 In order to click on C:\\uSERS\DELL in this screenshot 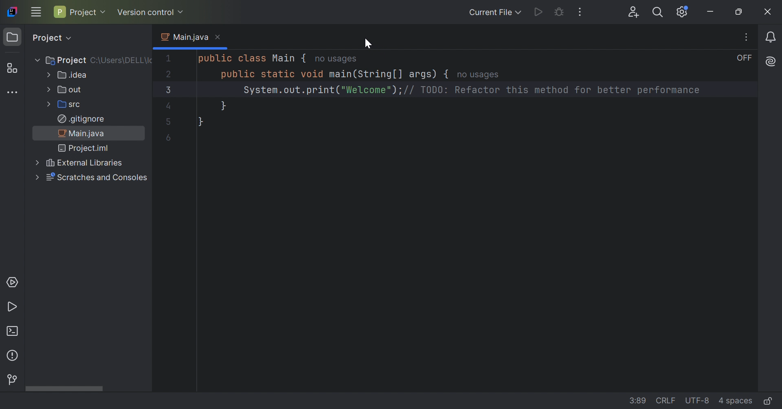, I will do `click(122, 59)`.